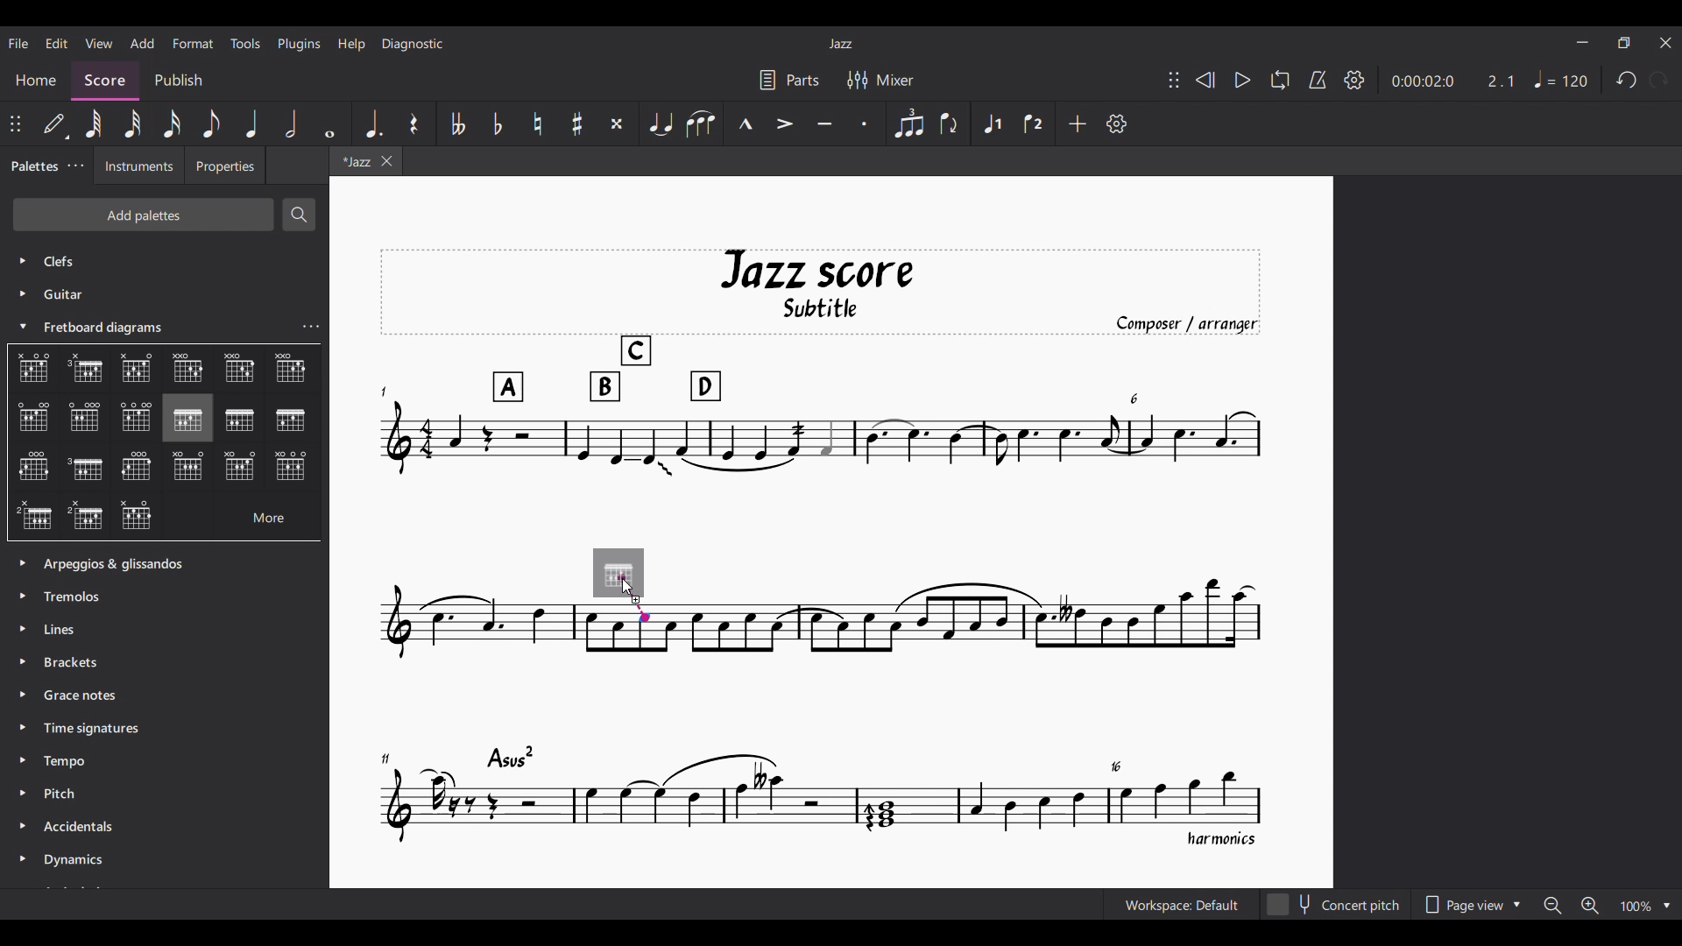 The height and width of the screenshot is (946, 1682). Describe the element at coordinates (57, 43) in the screenshot. I see `Edit menu` at that location.